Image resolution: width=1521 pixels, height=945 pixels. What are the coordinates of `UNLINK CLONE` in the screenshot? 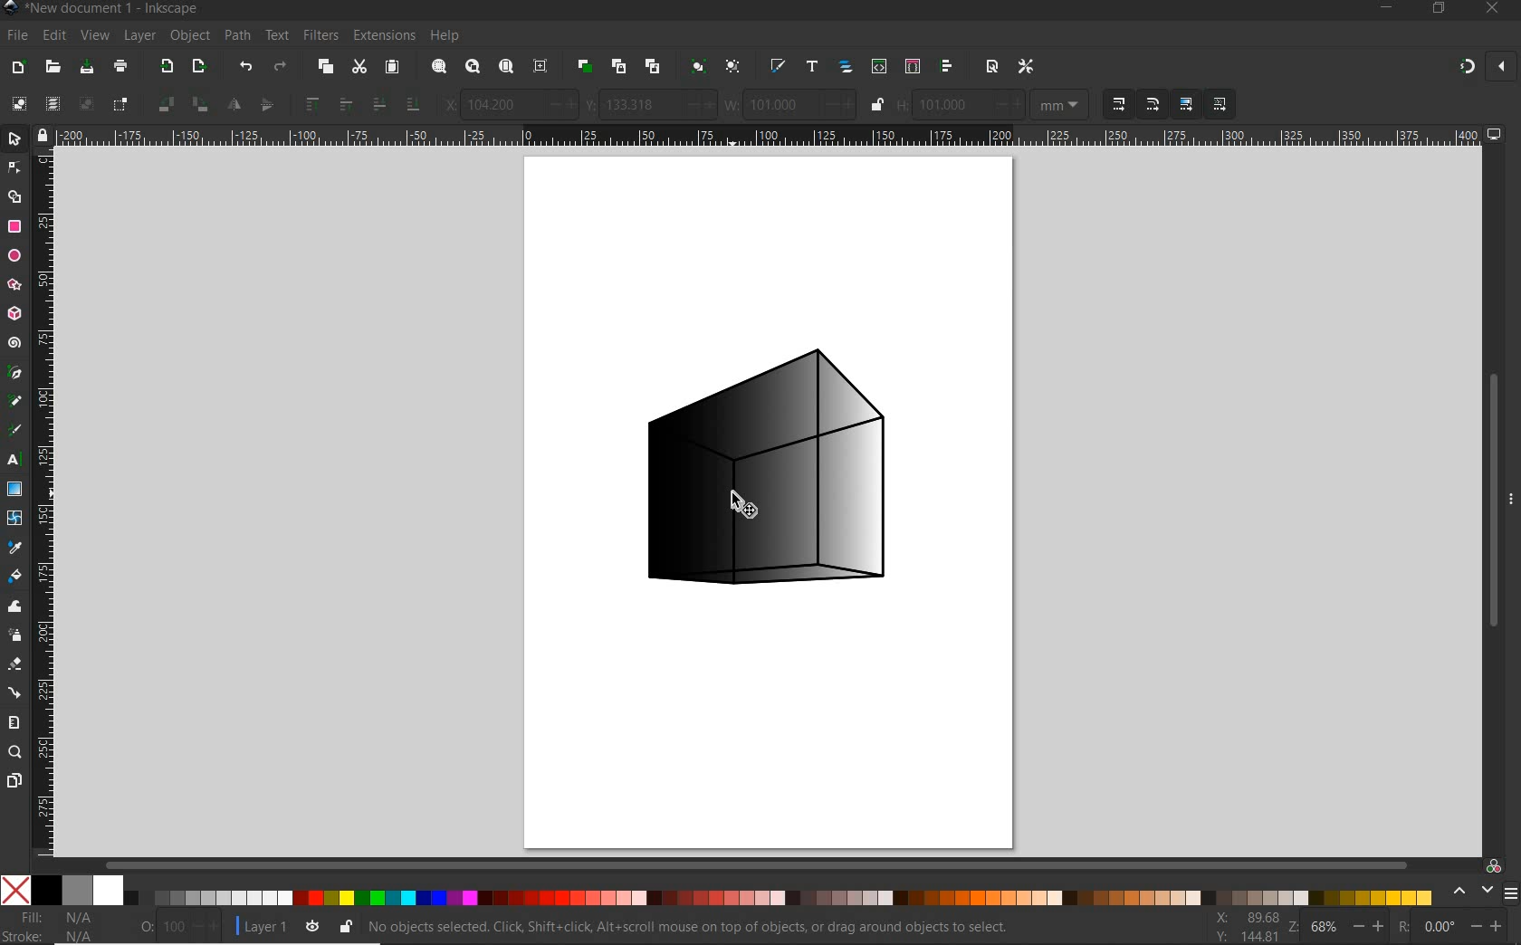 It's located at (655, 65).